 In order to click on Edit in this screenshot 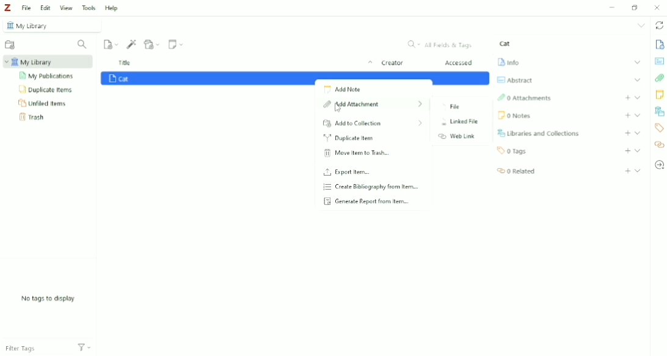, I will do `click(45, 8)`.